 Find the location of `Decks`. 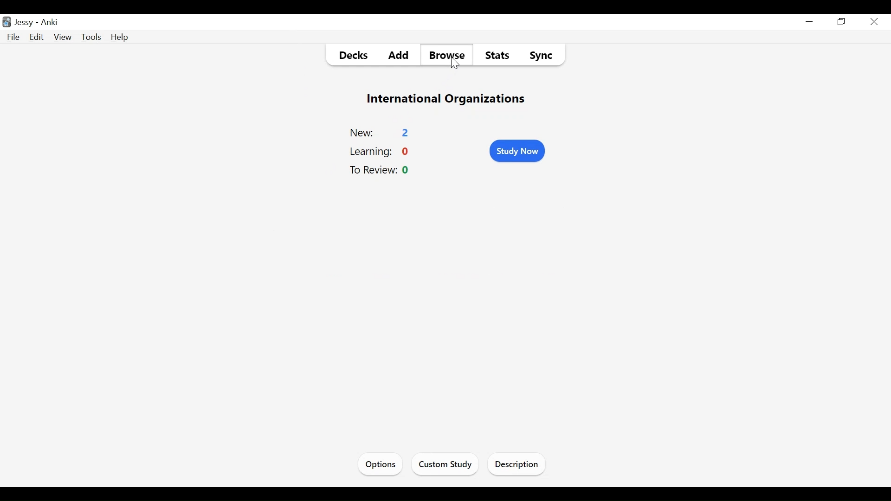

Decks is located at coordinates (349, 56).